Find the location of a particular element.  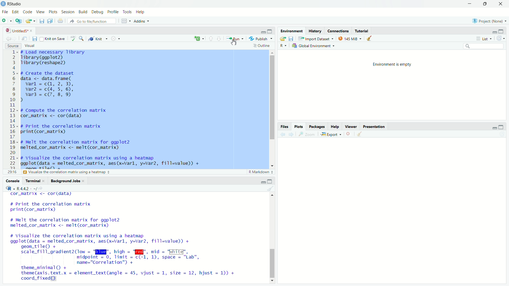

tools is located at coordinates (127, 12).